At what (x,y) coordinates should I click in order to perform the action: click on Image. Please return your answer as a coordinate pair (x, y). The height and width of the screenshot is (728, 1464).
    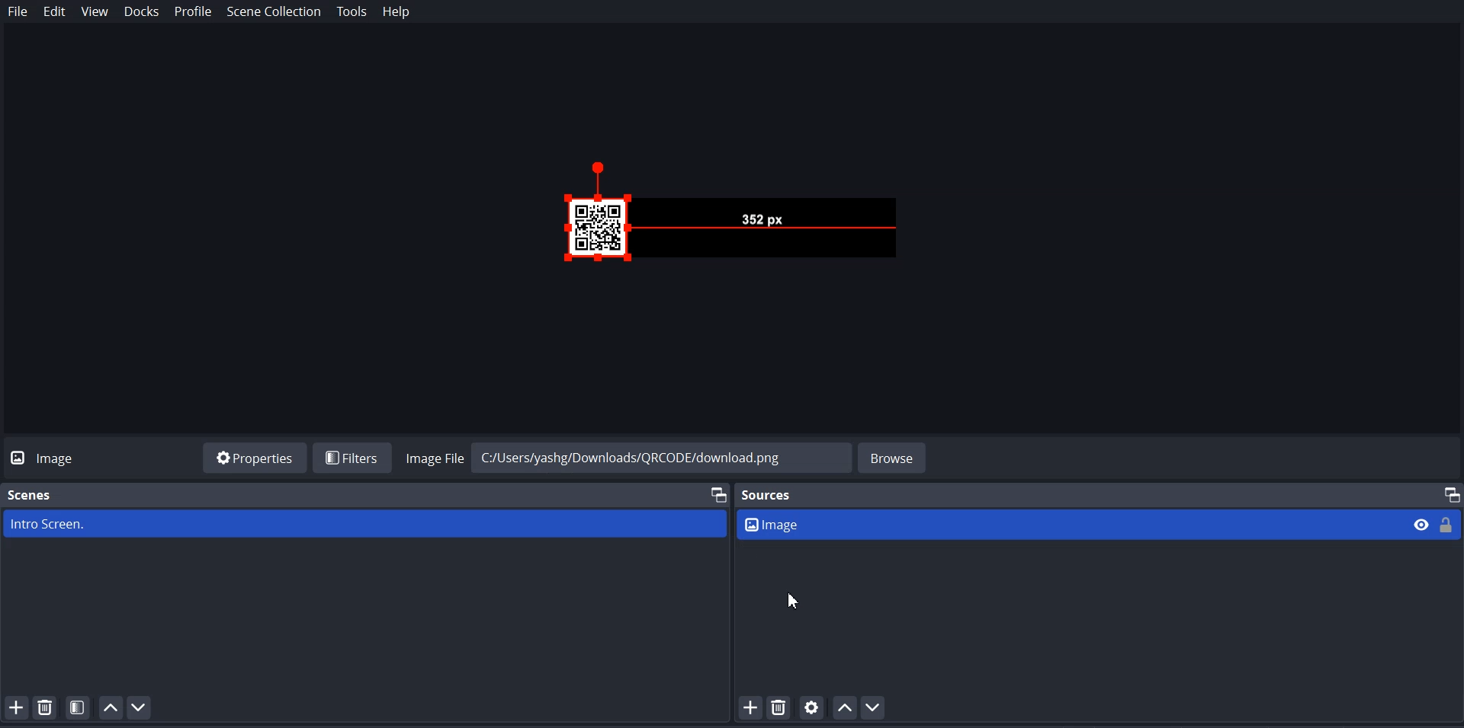
    Looking at the image, I should click on (1071, 524).